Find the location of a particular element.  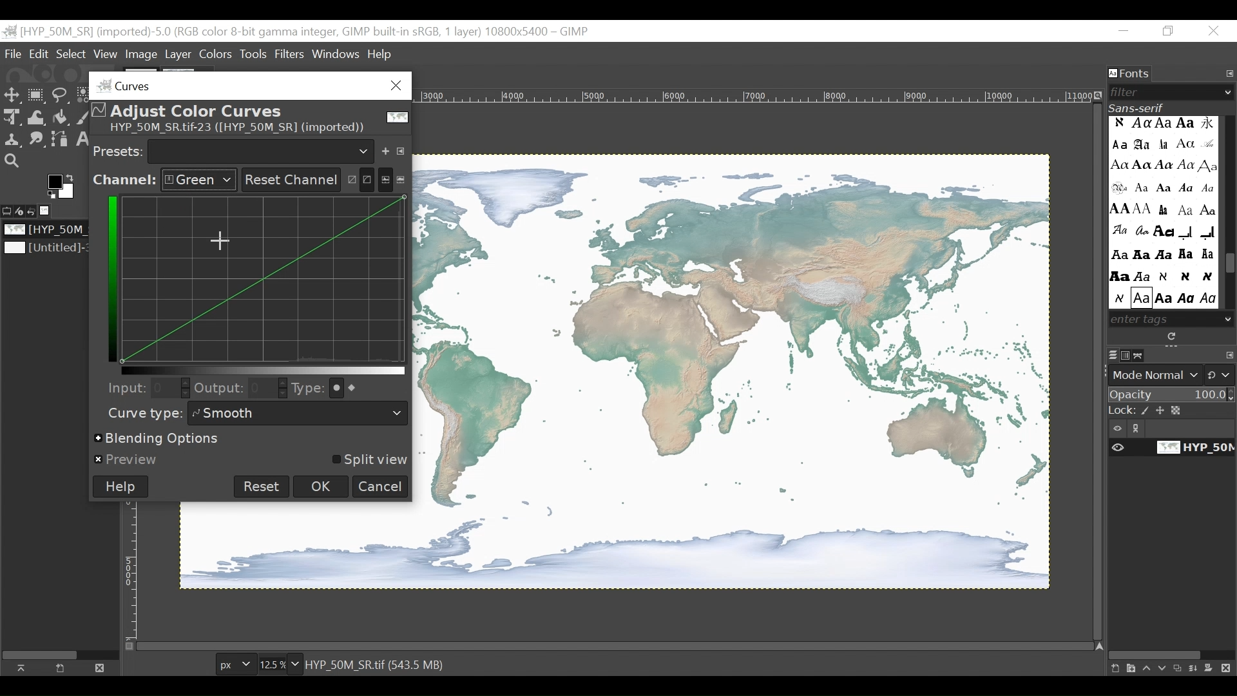

Opacity is located at coordinates (1172, 396).